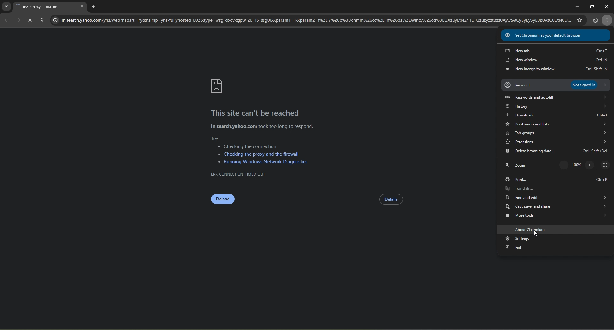 The height and width of the screenshot is (330, 614). Describe the element at coordinates (555, 69) in the screenshot. I see `New Incognito window` at that location.